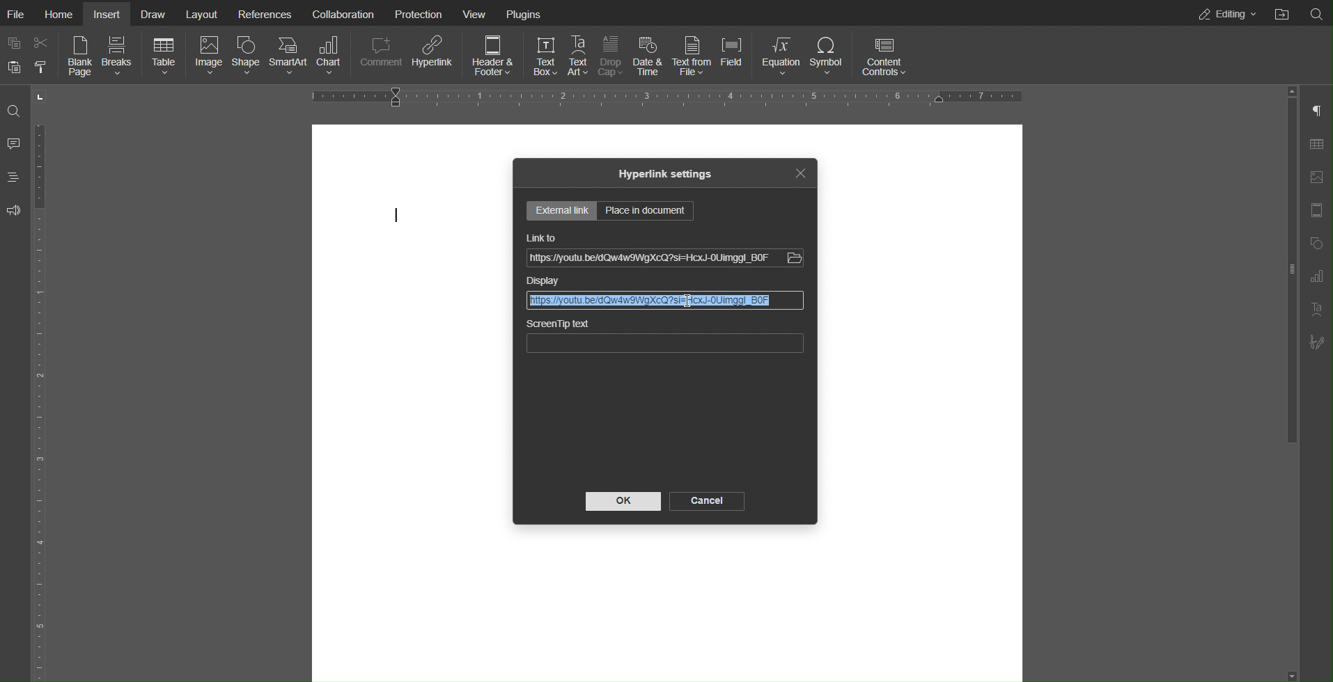 The width and height of the screenshot is (1333, 682). Describe the element at coordinates (524, 13) in the screenshot. I see `Plugins` at that location.